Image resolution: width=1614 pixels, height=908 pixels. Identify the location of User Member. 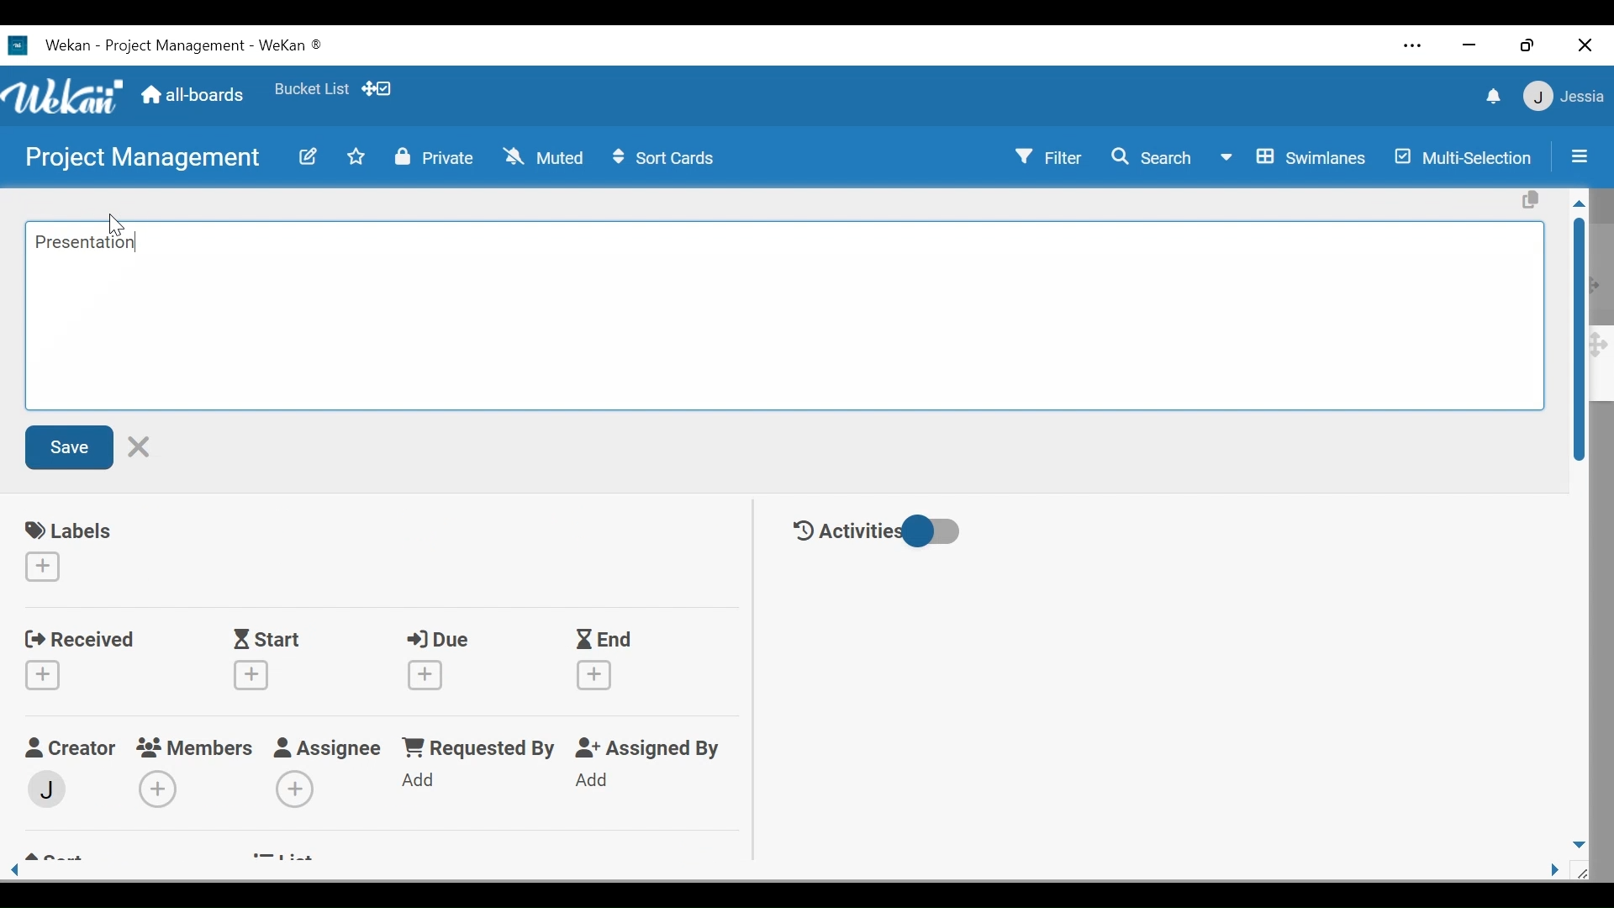
(1564, 95).